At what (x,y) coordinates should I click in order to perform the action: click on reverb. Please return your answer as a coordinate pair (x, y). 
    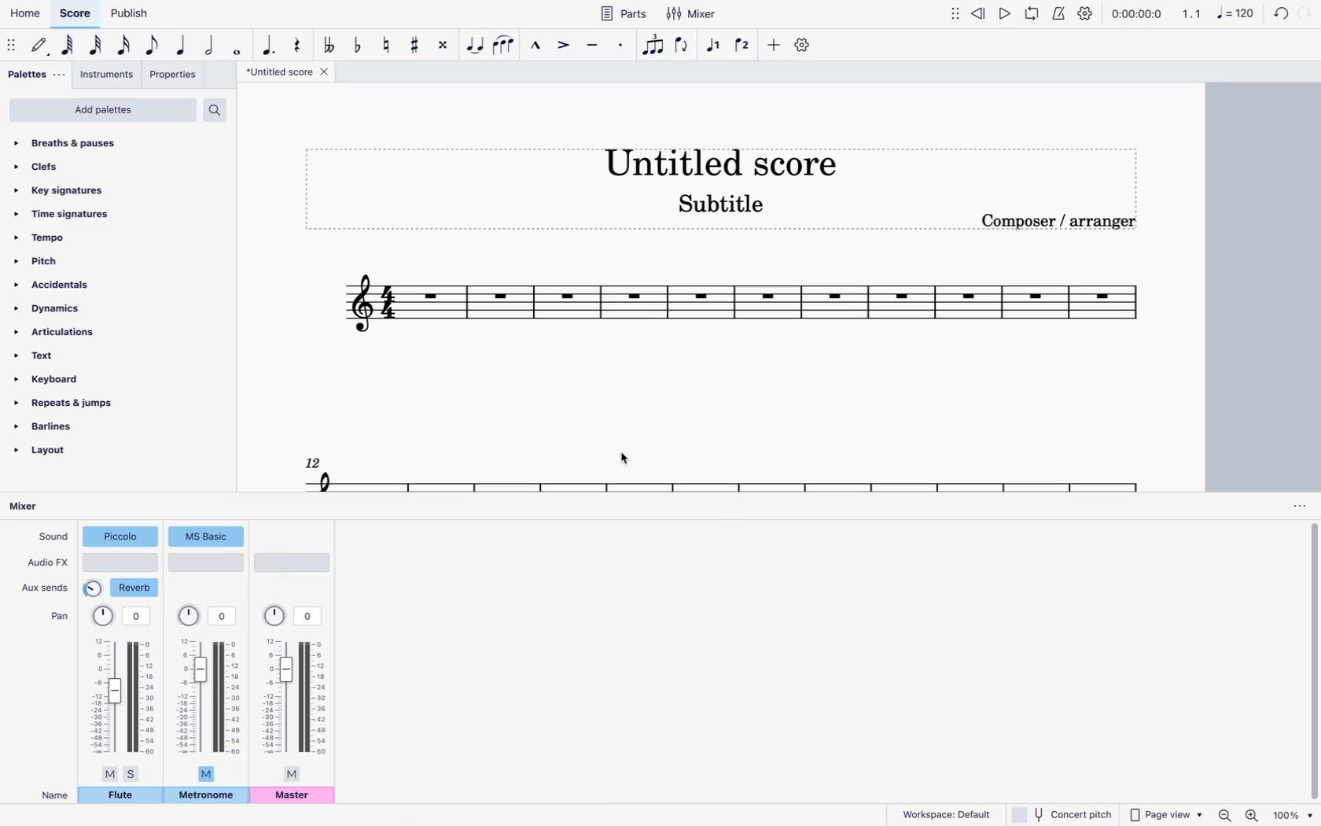
    Looking at the image, I should click on (123, 588).